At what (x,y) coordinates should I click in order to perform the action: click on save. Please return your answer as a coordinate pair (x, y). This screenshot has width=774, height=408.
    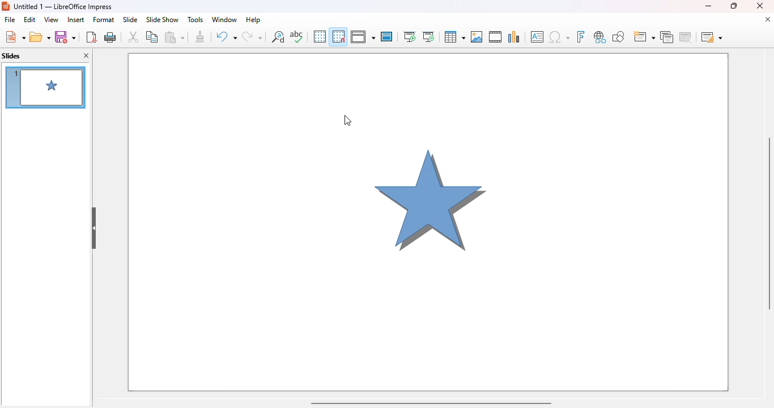
    Looking at the image, I should click on (65, 36).